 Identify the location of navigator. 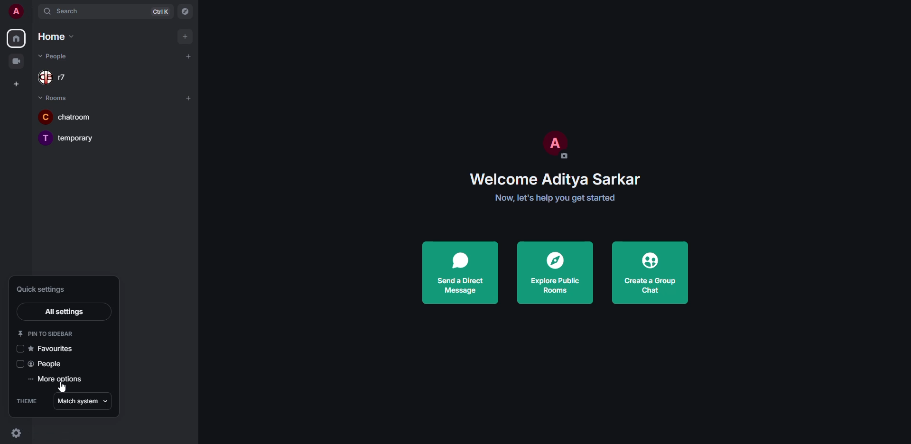
(183, 11).